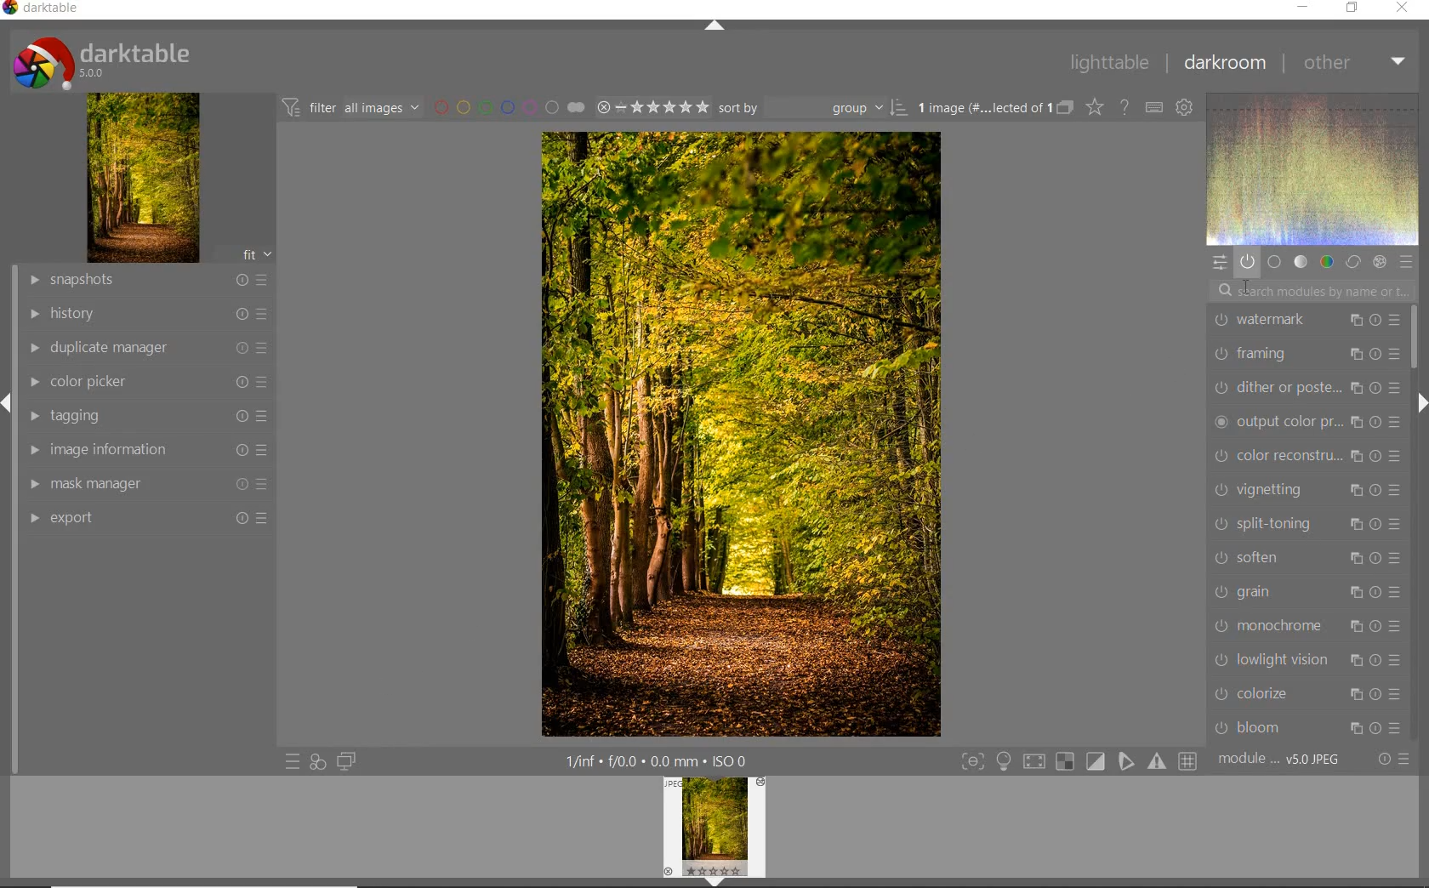 The height and width of the screenshot is (888, 1429). What do you see at coordinates (1307, 423) in the screenshot?
I see `output color preset` at bounding box center [1307, 423].